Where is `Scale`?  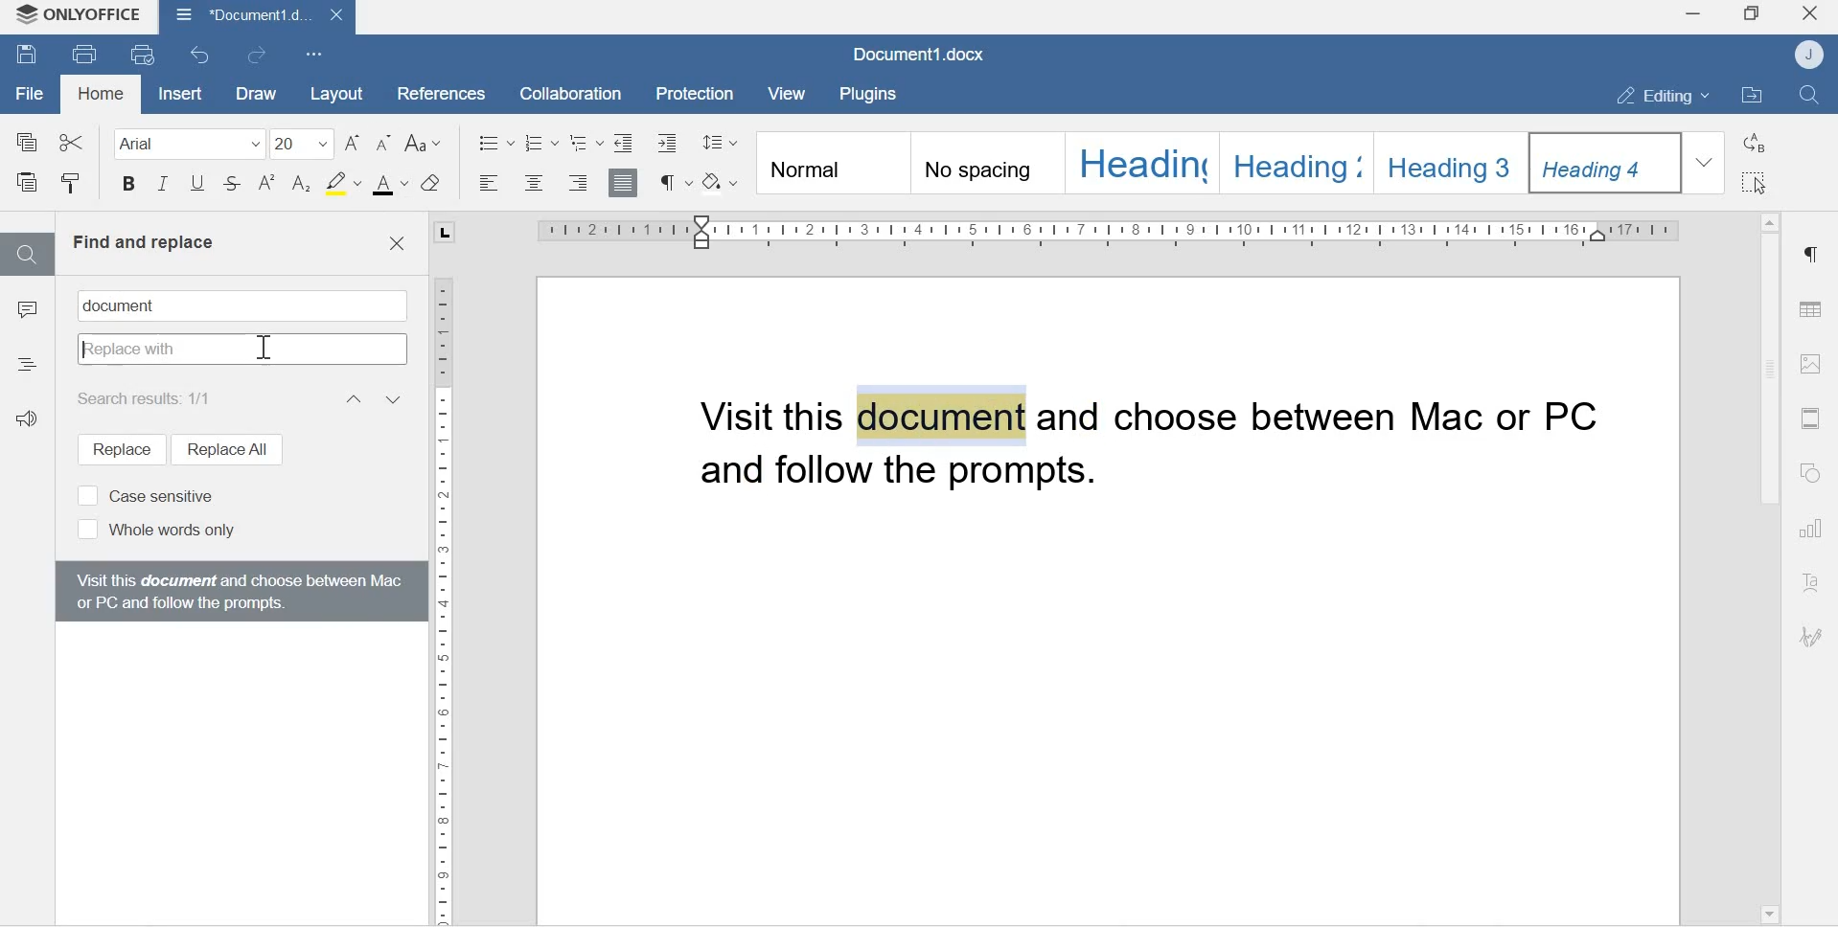
Scale is located at coordinates (1090, 231).